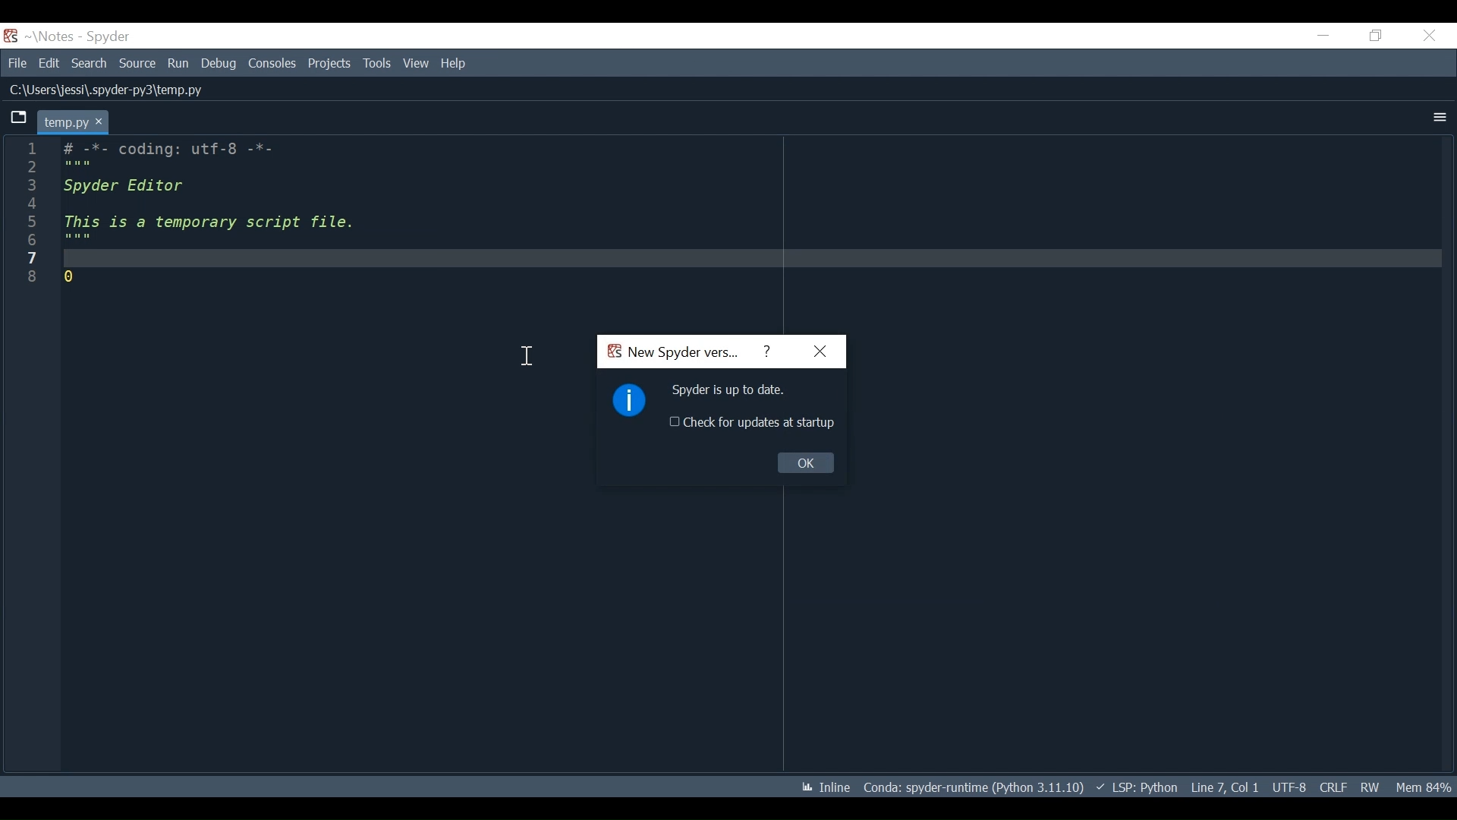 The image size is (1457, 820). Describe the element at coordinates (1324, 36) in the screenshot. I see `Minimize` at that location.